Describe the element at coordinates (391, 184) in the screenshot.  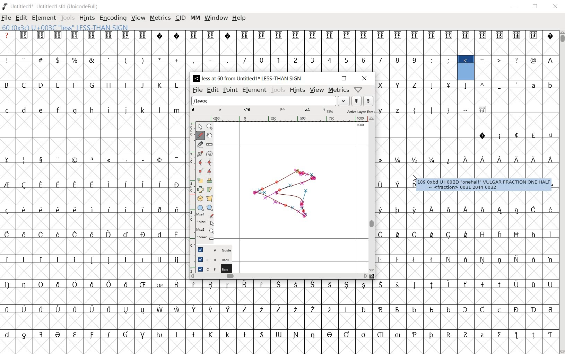
I see `special letters` at that location.